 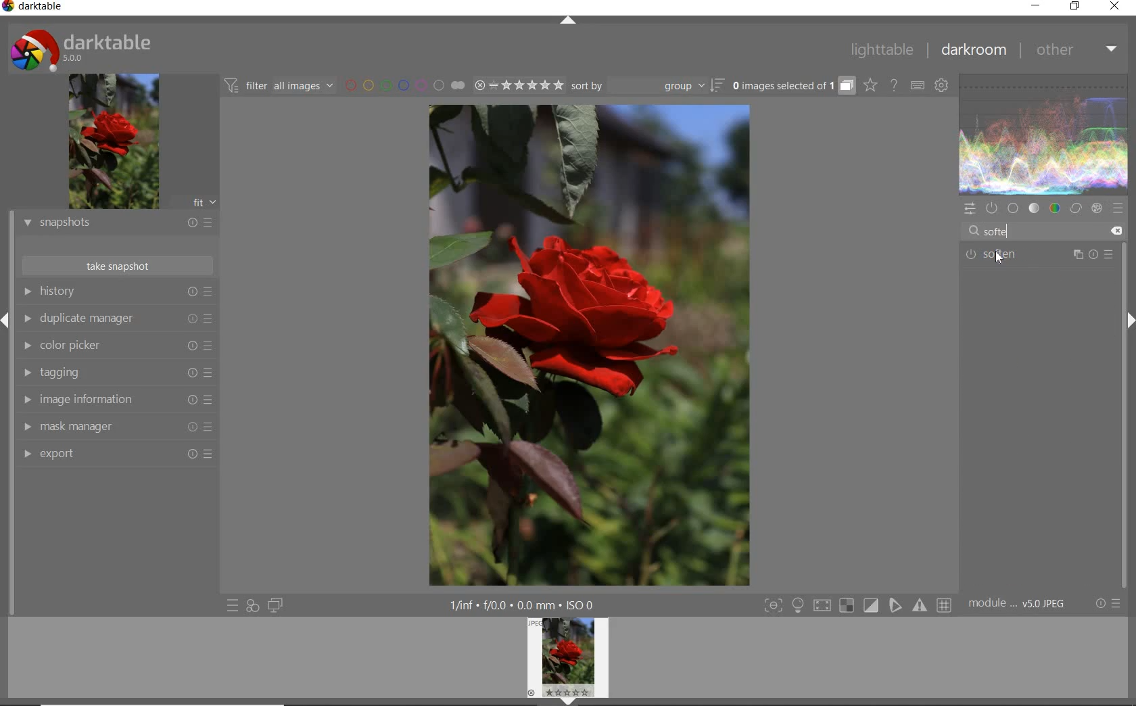 What do you see at coordinates (233, 606) in the screenshot?
I see `quick access to presets` at bounding box center [233, 606].